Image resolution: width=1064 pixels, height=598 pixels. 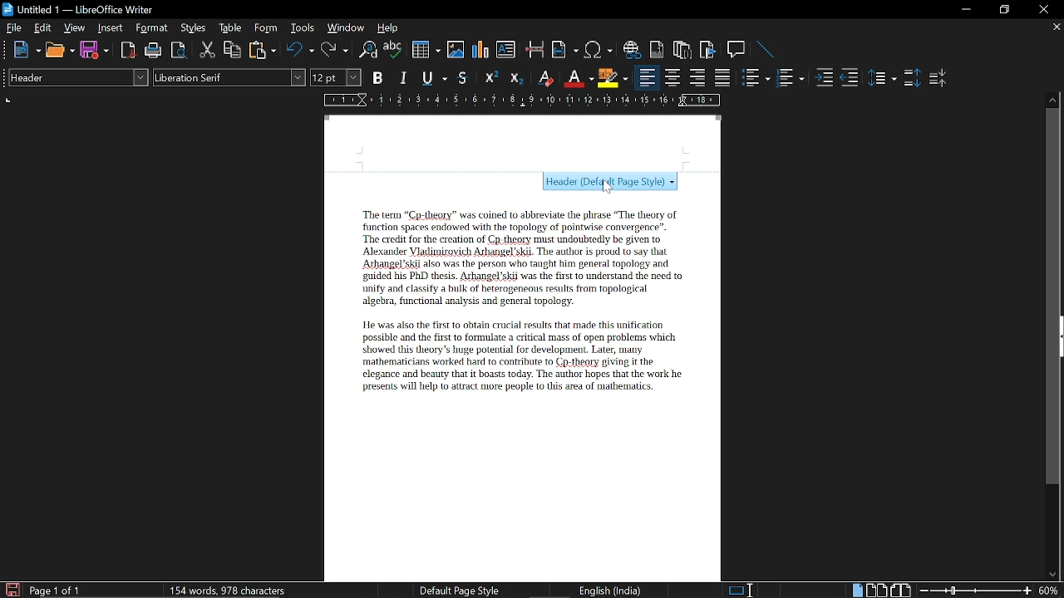 What do you see at coordinates (966, 12) in the screenshot?
I see `Minimize` at bounding box center [966, 12].